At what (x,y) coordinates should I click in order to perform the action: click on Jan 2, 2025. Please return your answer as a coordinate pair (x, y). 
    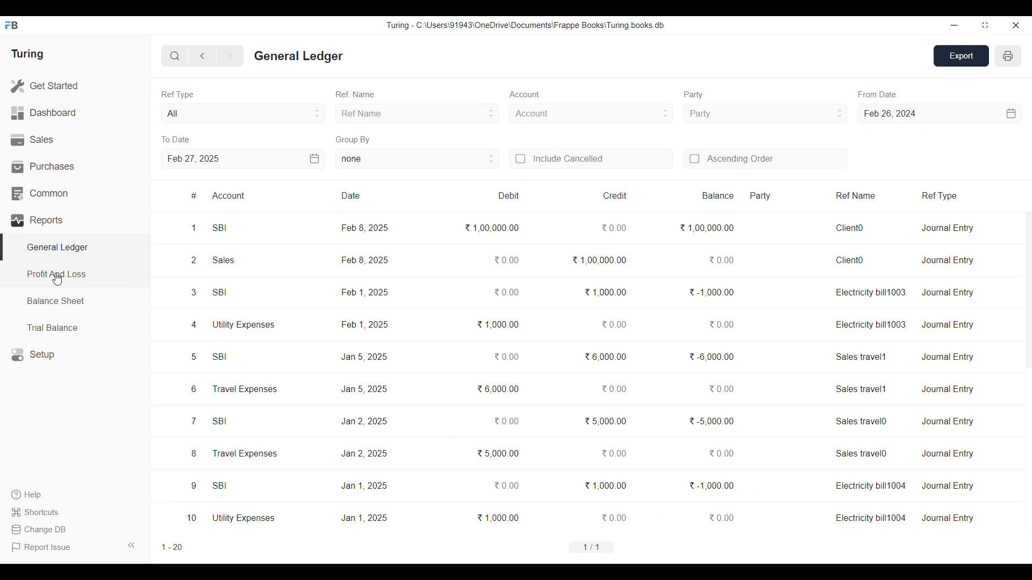
    Looking at the image, I should click on (364, 454).